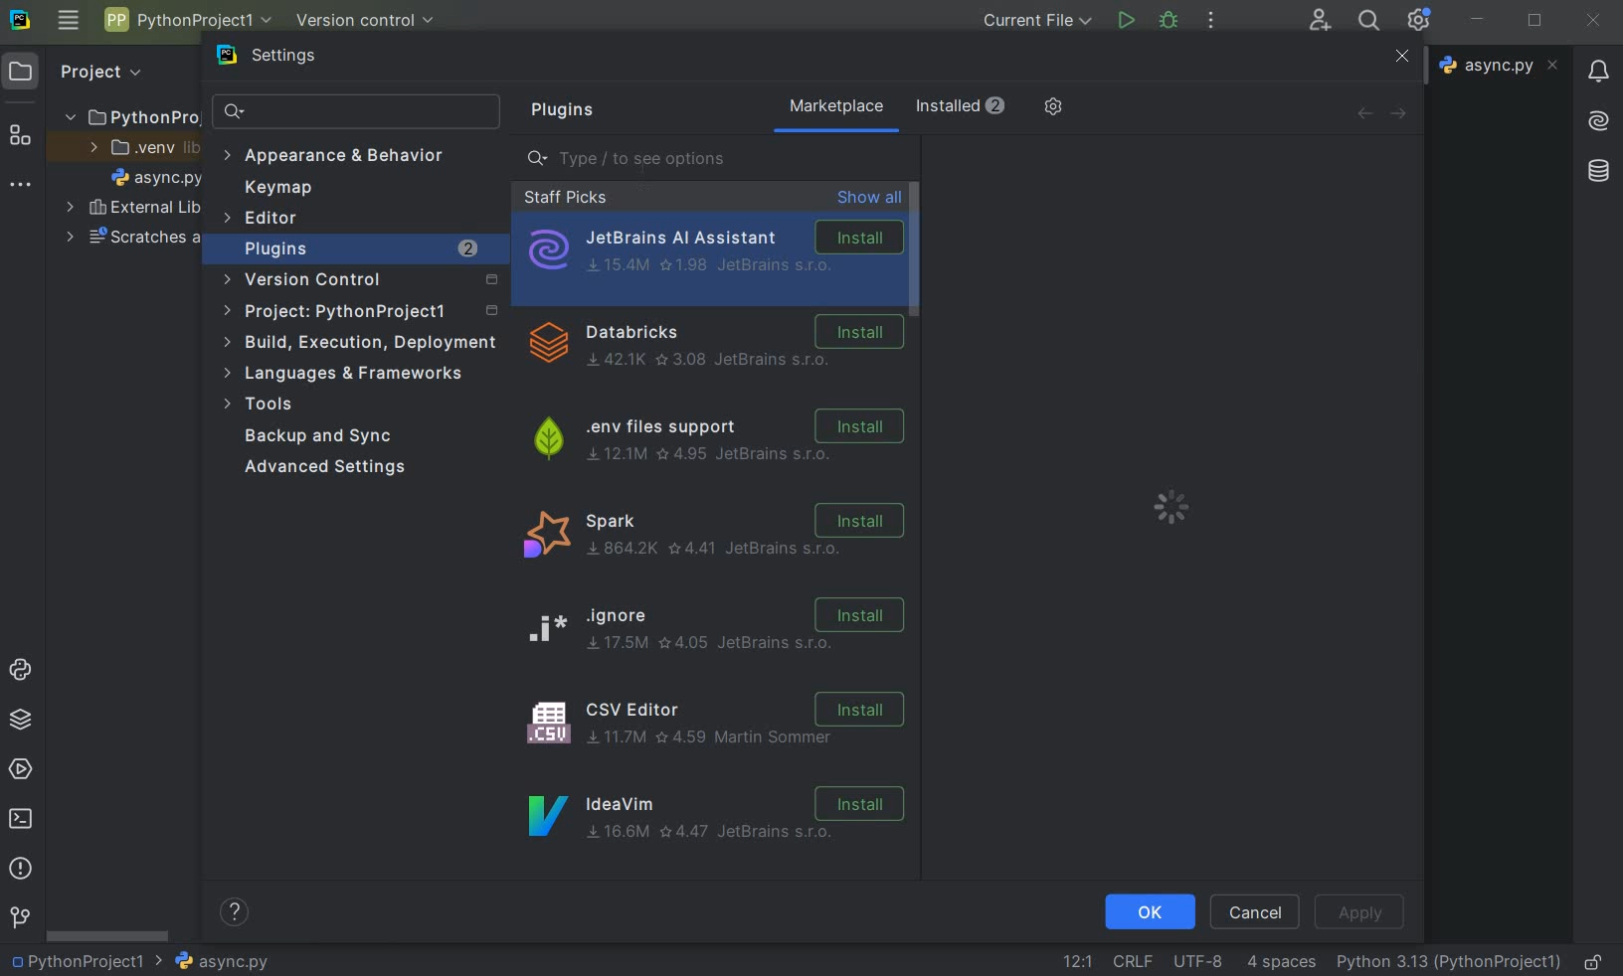  Describe the element at coordinates (1143, 912) in the screenshot. I see `ok` at that location.